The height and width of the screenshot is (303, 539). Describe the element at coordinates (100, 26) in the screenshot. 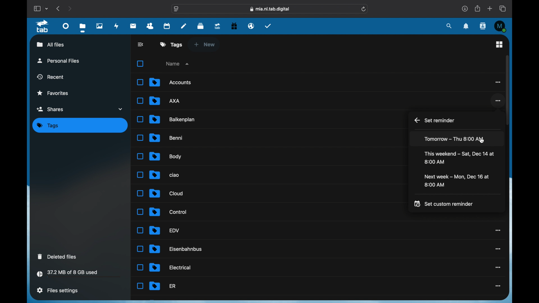

I see `photos` at that location.